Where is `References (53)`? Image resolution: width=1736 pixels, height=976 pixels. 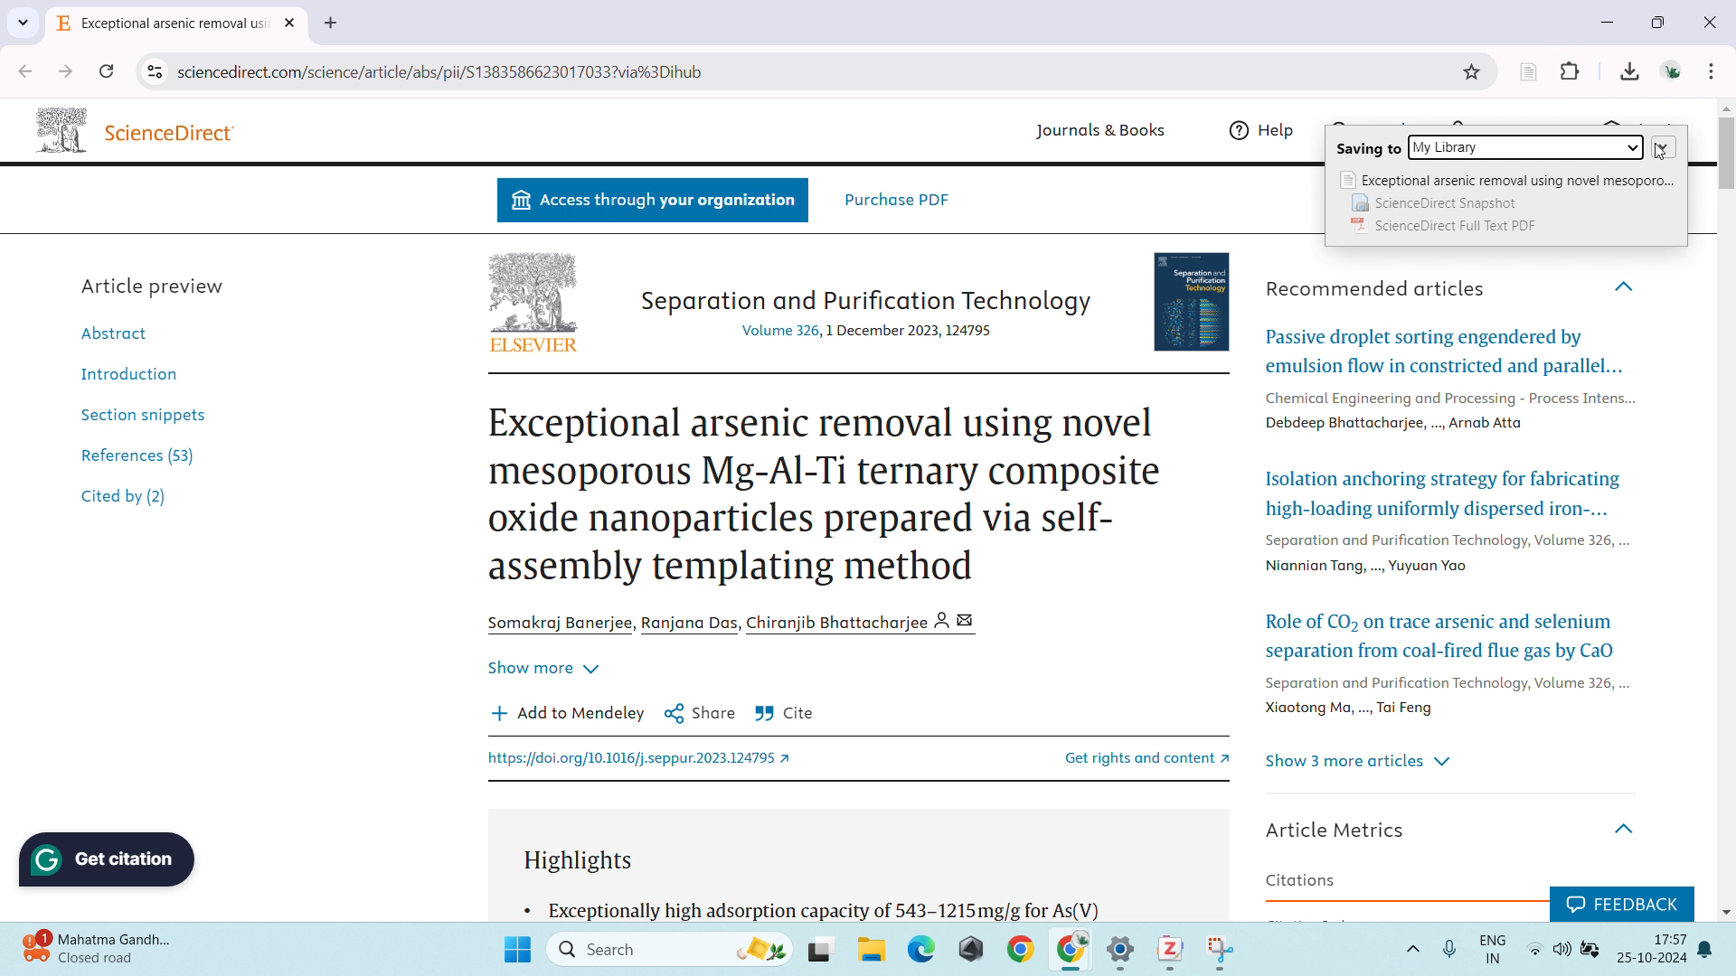
References (53) is located at coordinates (143, 453).